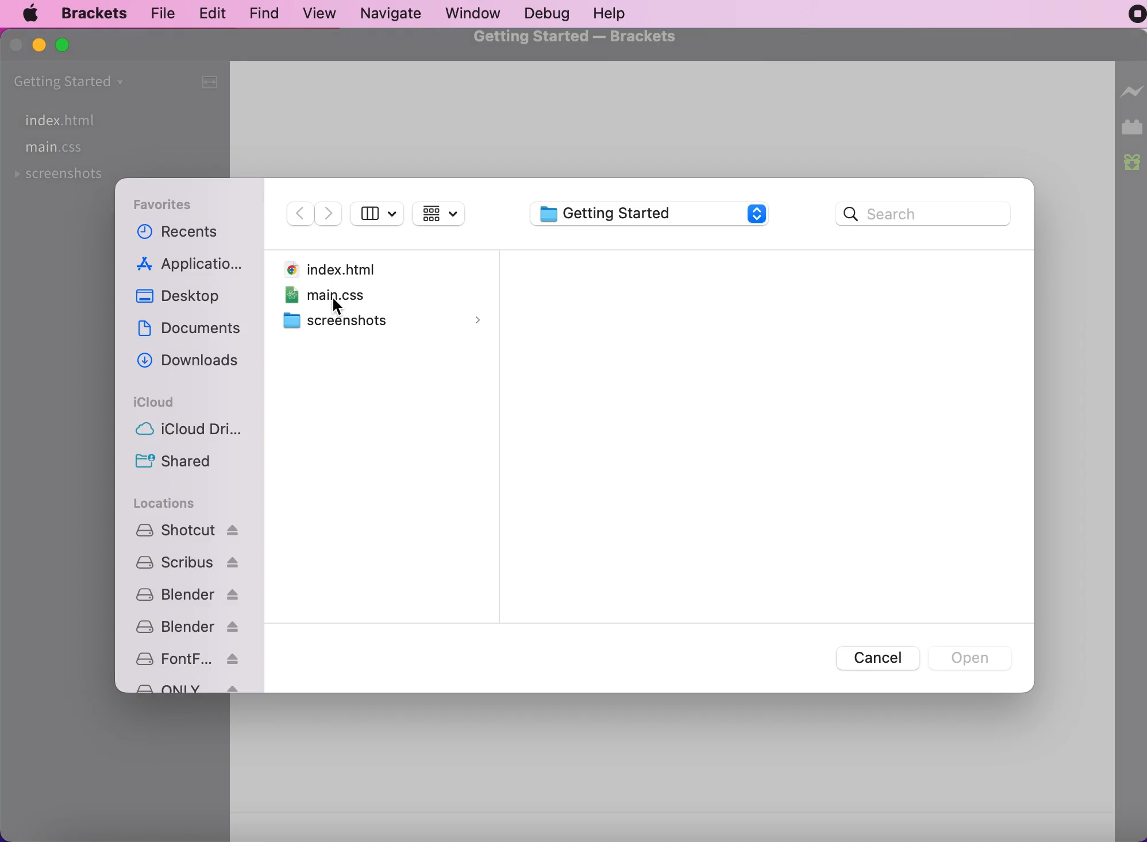 Image resolution: width=1147 pixels, height=842 pixels. Describe the element at coordinates (55, 149) in the screenshot. I see `main.css` at that location.